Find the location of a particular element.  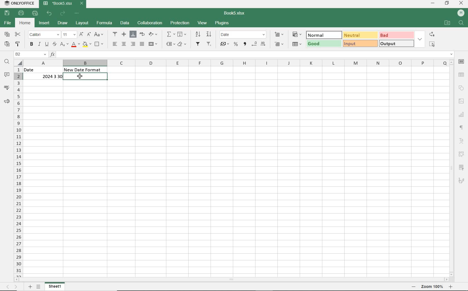

SUBSCRIPT/SUPERSCRIPT is located at coordinates (64, 45).